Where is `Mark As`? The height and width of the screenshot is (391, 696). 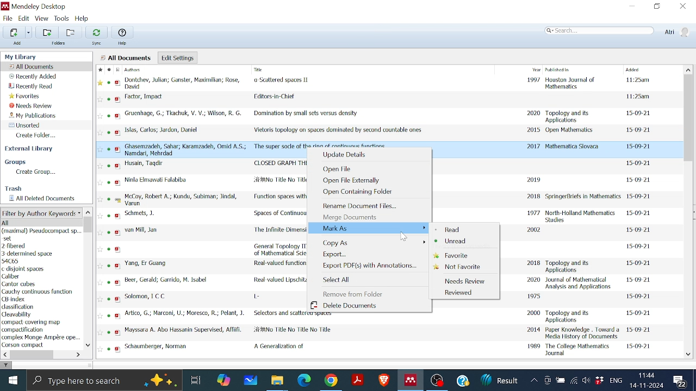
Mark As is located at coordinates (370, 229).